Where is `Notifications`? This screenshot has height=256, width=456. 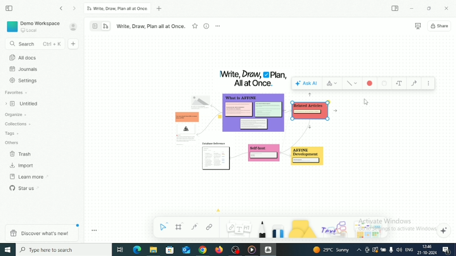
Notifications is located at coordinates (446, 250).